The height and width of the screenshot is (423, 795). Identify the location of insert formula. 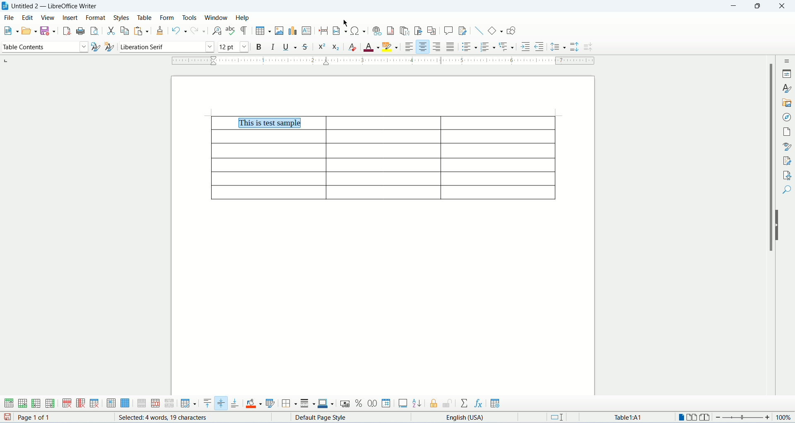
(477, 403).